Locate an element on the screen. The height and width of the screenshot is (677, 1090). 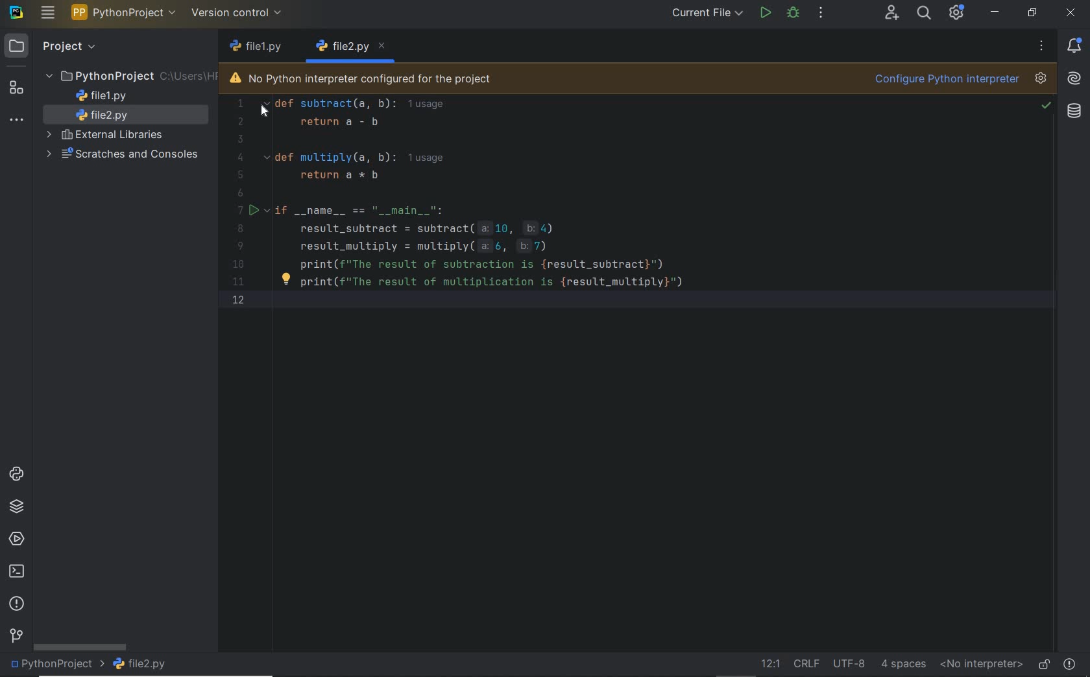
cursor is located at coordinates (263, 112).